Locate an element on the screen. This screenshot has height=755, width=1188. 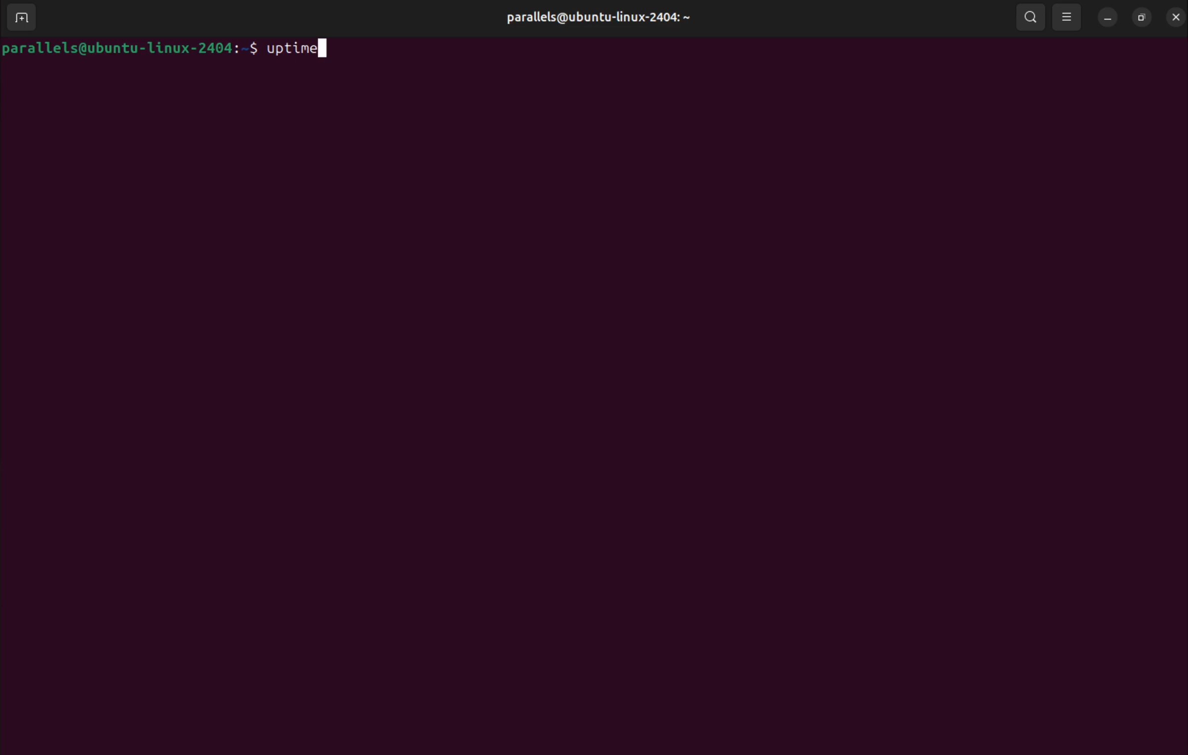
close is located at coordinates (1174, 18).